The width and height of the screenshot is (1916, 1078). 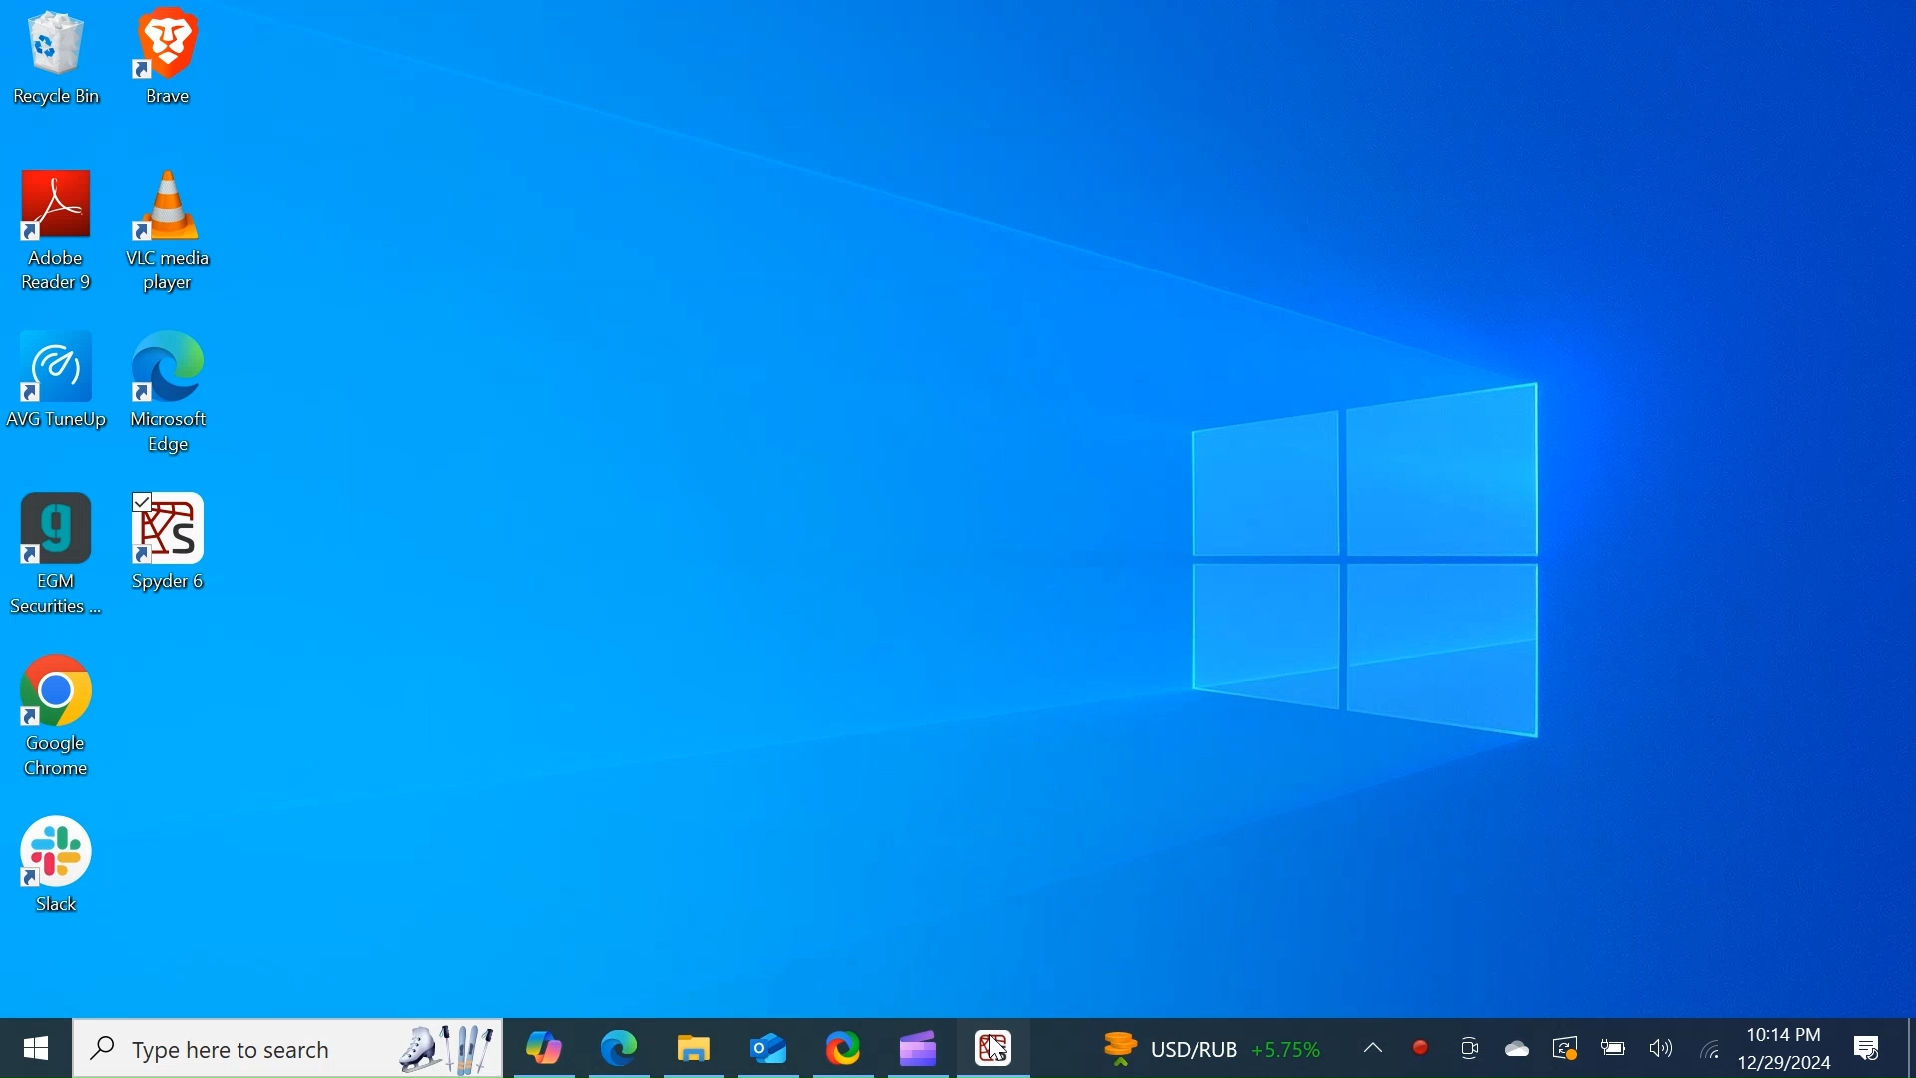 I want to click on AVG TuneUp Desktop Icon, so click(x=62, y=392).